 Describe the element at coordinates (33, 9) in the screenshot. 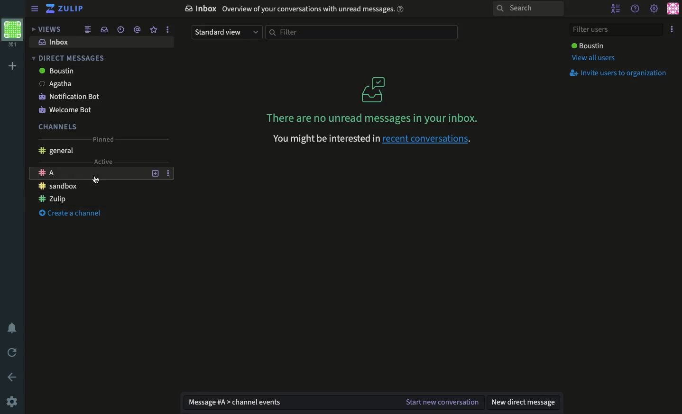

I see `Hide menu` at that location.